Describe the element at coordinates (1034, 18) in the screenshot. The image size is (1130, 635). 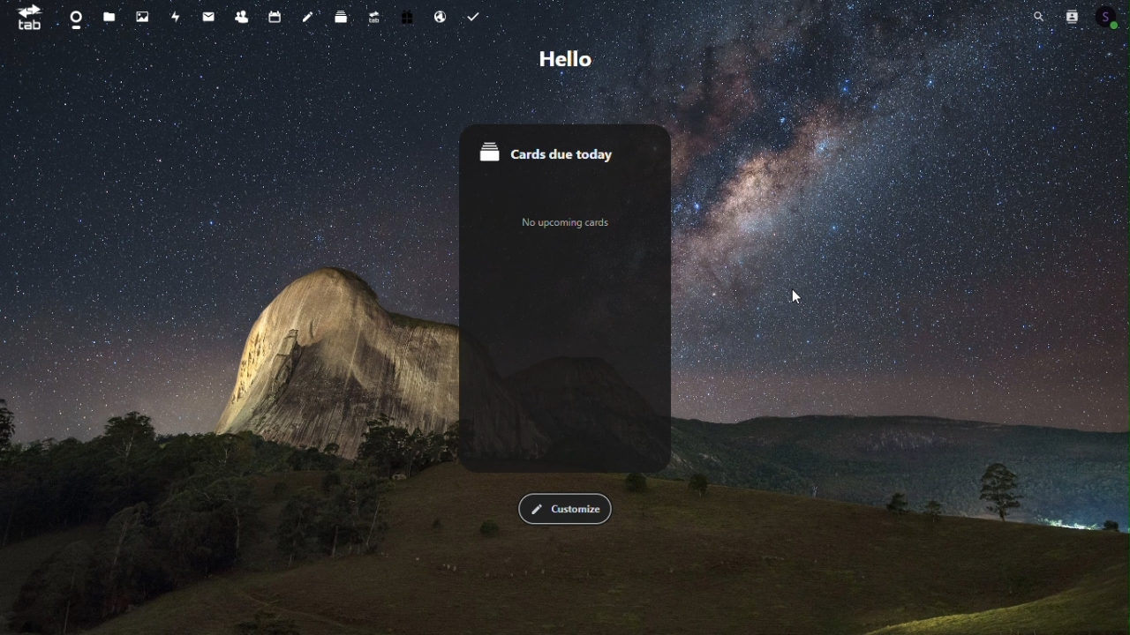
I see `Search` at that location.